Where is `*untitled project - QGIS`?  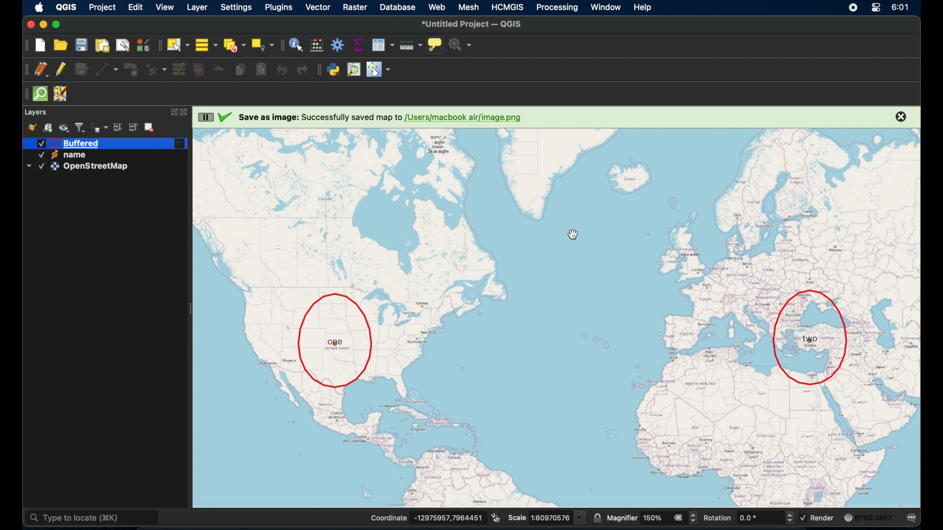 *untitled project - QGIS is located at coordinates (474, 24).